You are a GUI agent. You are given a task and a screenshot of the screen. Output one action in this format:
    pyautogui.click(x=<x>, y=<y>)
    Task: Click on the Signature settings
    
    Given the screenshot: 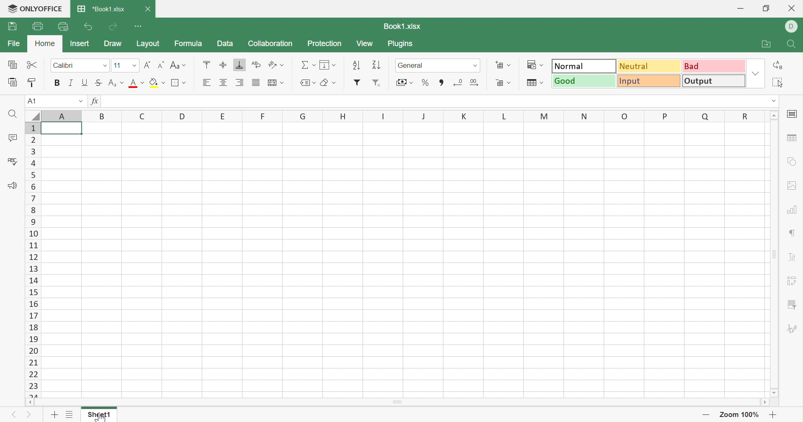 What is the action you would take?
    pyautogui.click(x=793, y=329)
    